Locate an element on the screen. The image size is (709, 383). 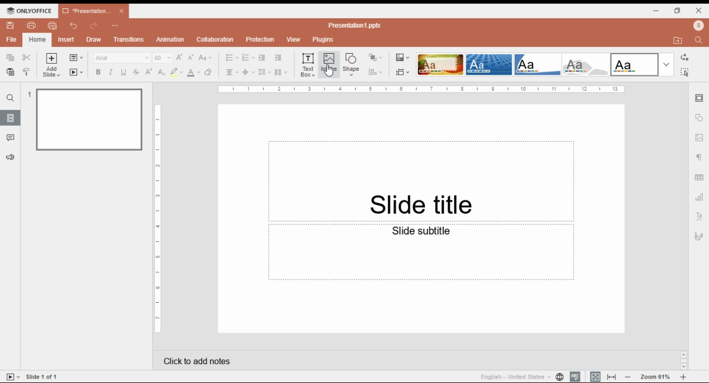
copy is located at coordinates (10, 58).